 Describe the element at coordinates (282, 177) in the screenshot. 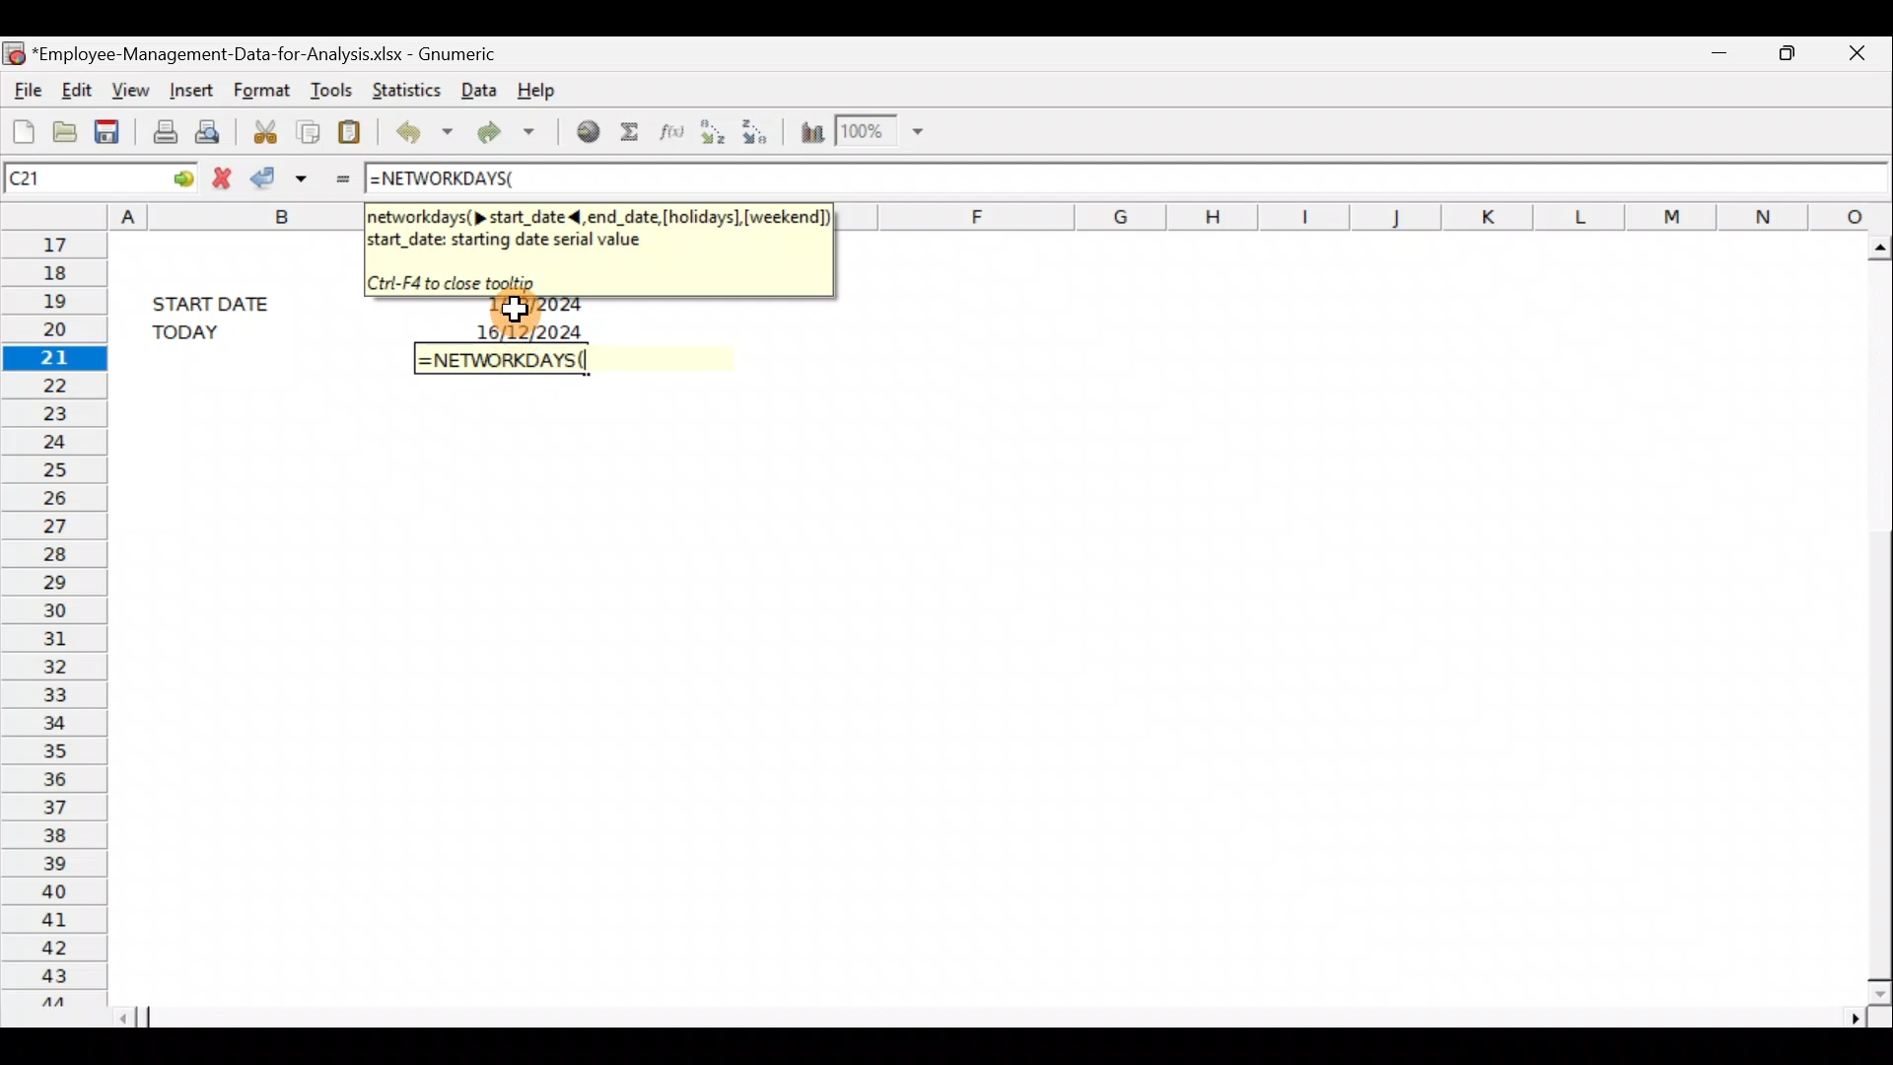

I see `Accept change` at that location.